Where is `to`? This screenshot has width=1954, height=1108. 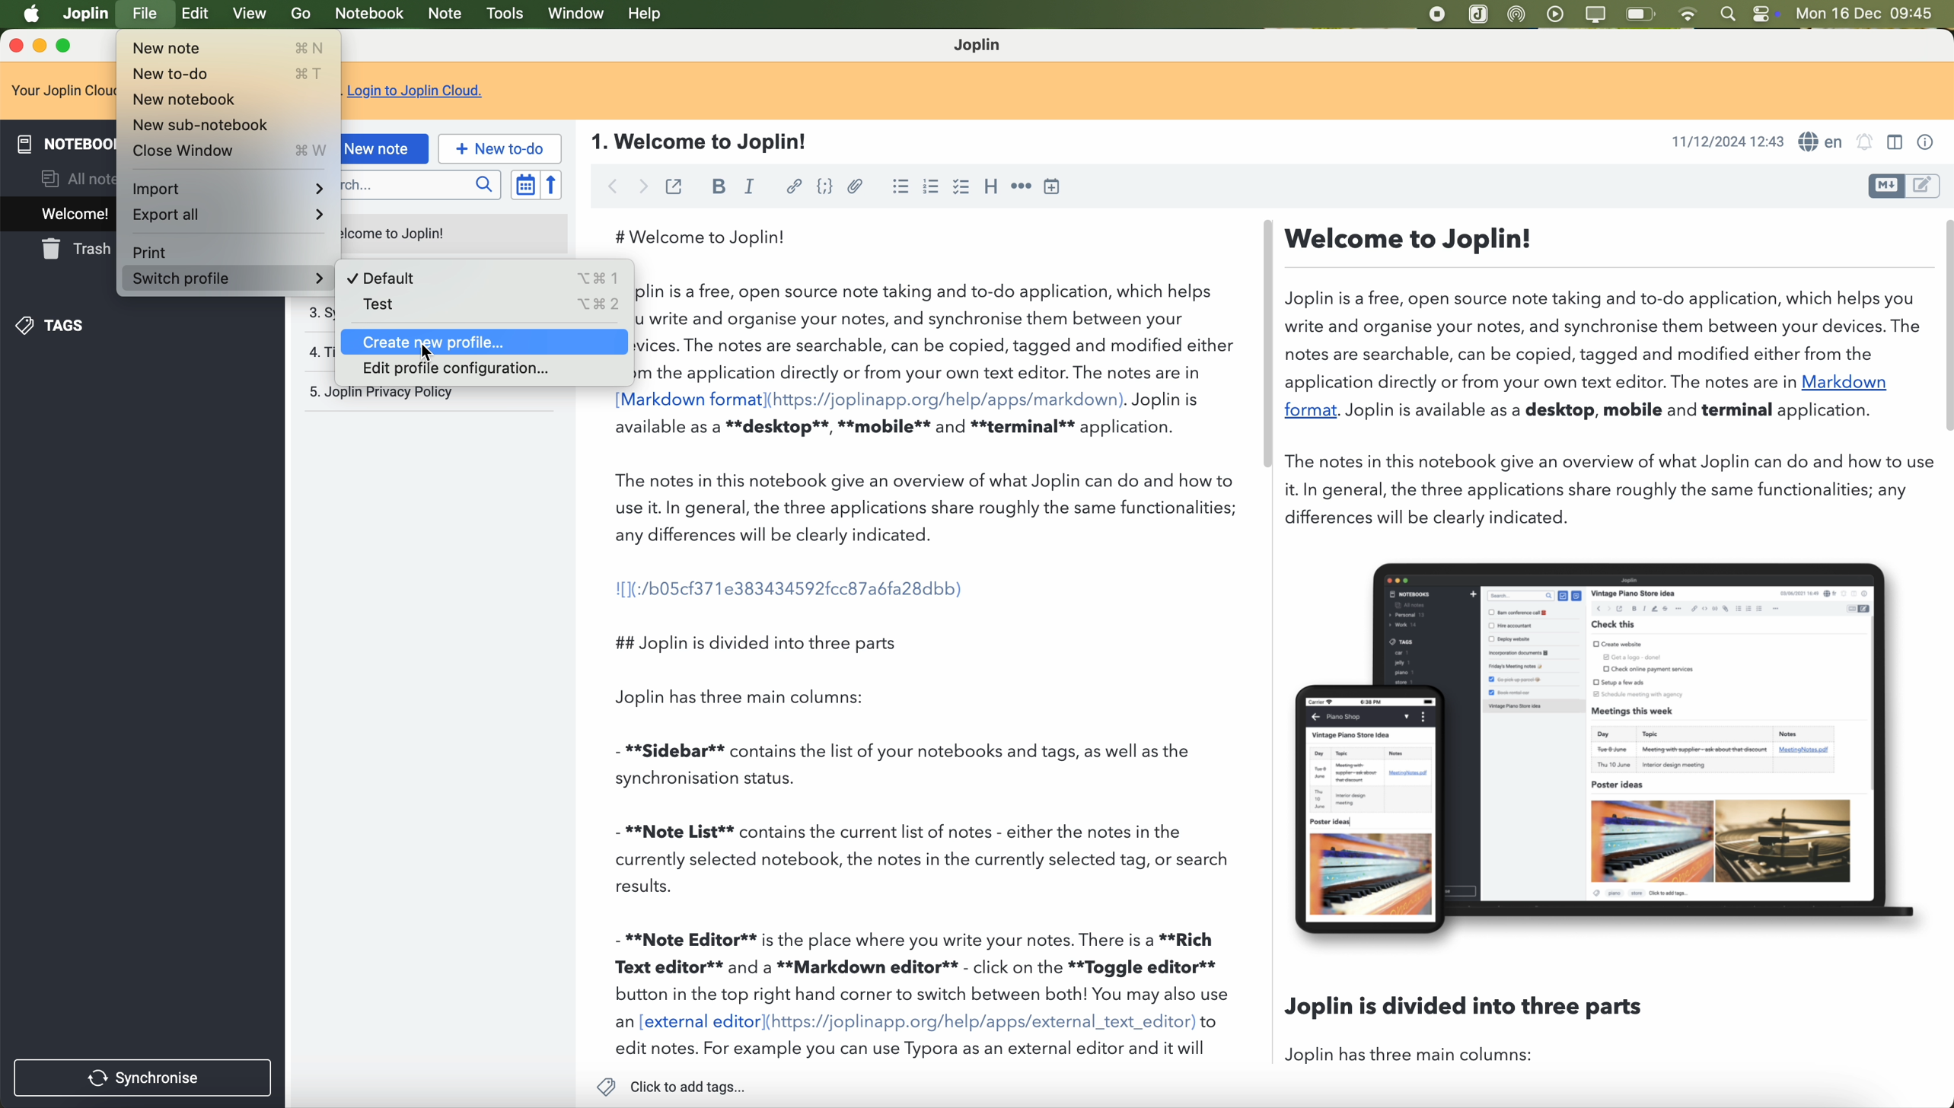
to is located at coordinates (1210, 1022).